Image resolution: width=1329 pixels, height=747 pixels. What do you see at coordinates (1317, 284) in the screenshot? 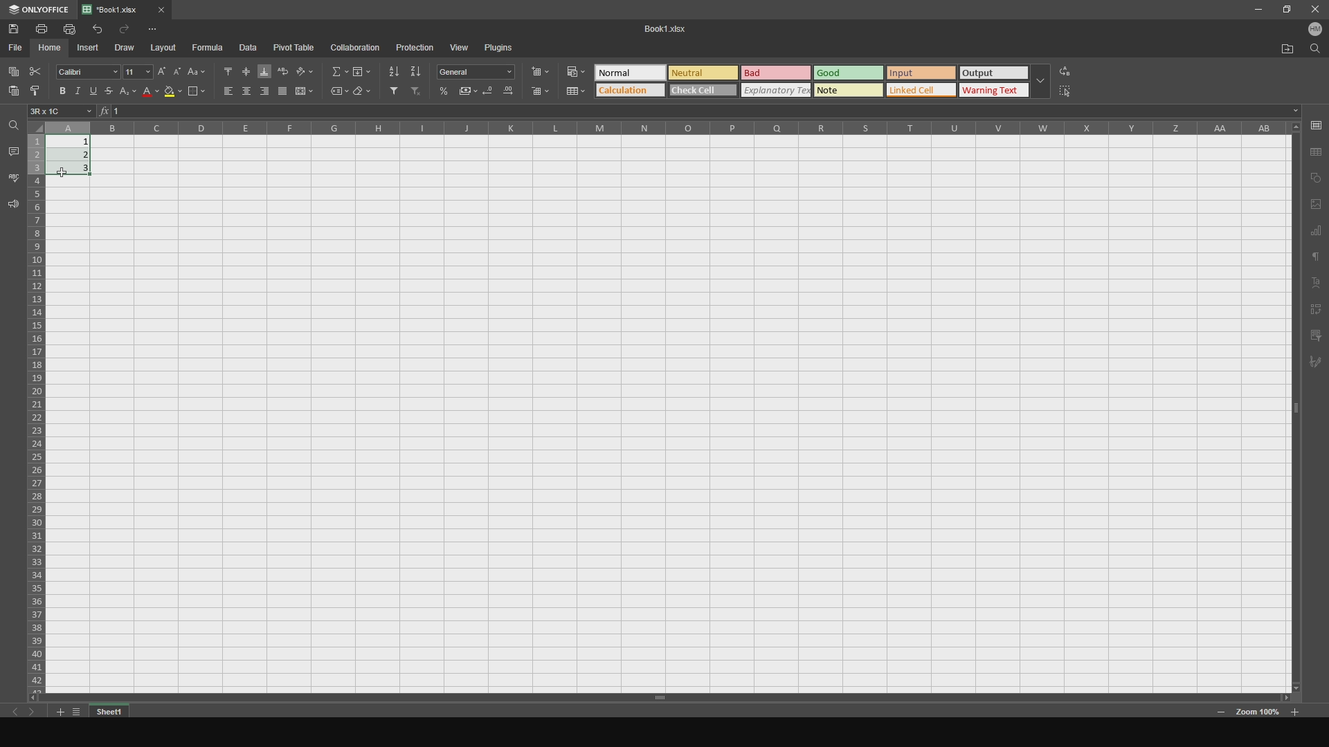
I see `text art` at bounding box center [1317, 284].